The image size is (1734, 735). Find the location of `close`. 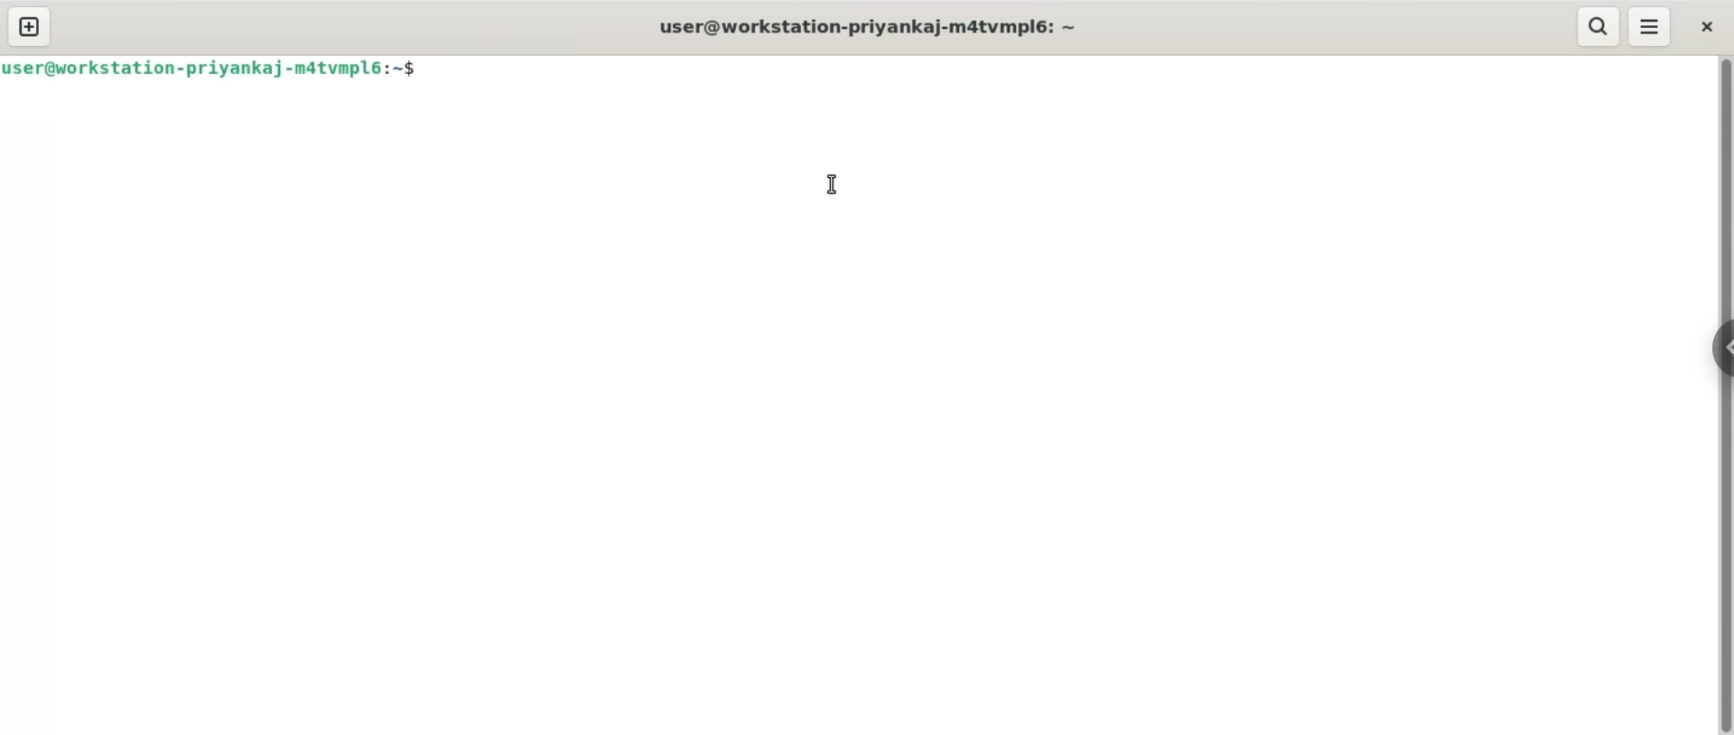

close is located at coordinates (1704, 23).